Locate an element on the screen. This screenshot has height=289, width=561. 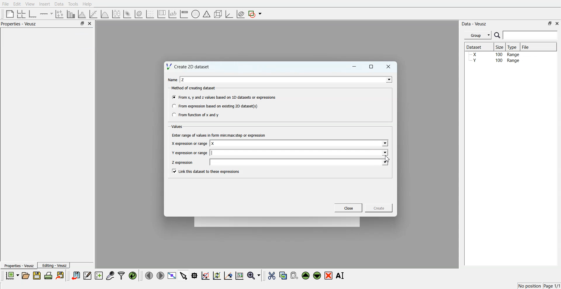
Drop down is located at coordinates (384, 152).